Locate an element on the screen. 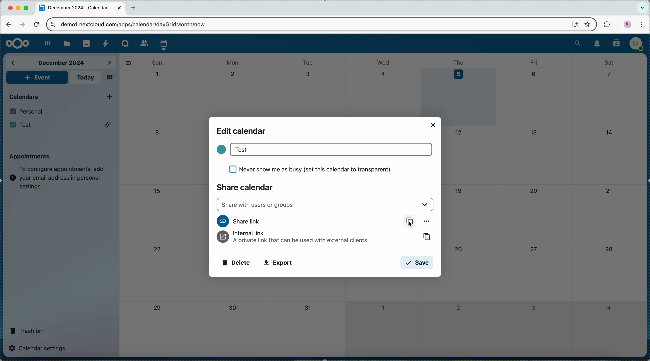  20 is located at coordinates (534, 191).